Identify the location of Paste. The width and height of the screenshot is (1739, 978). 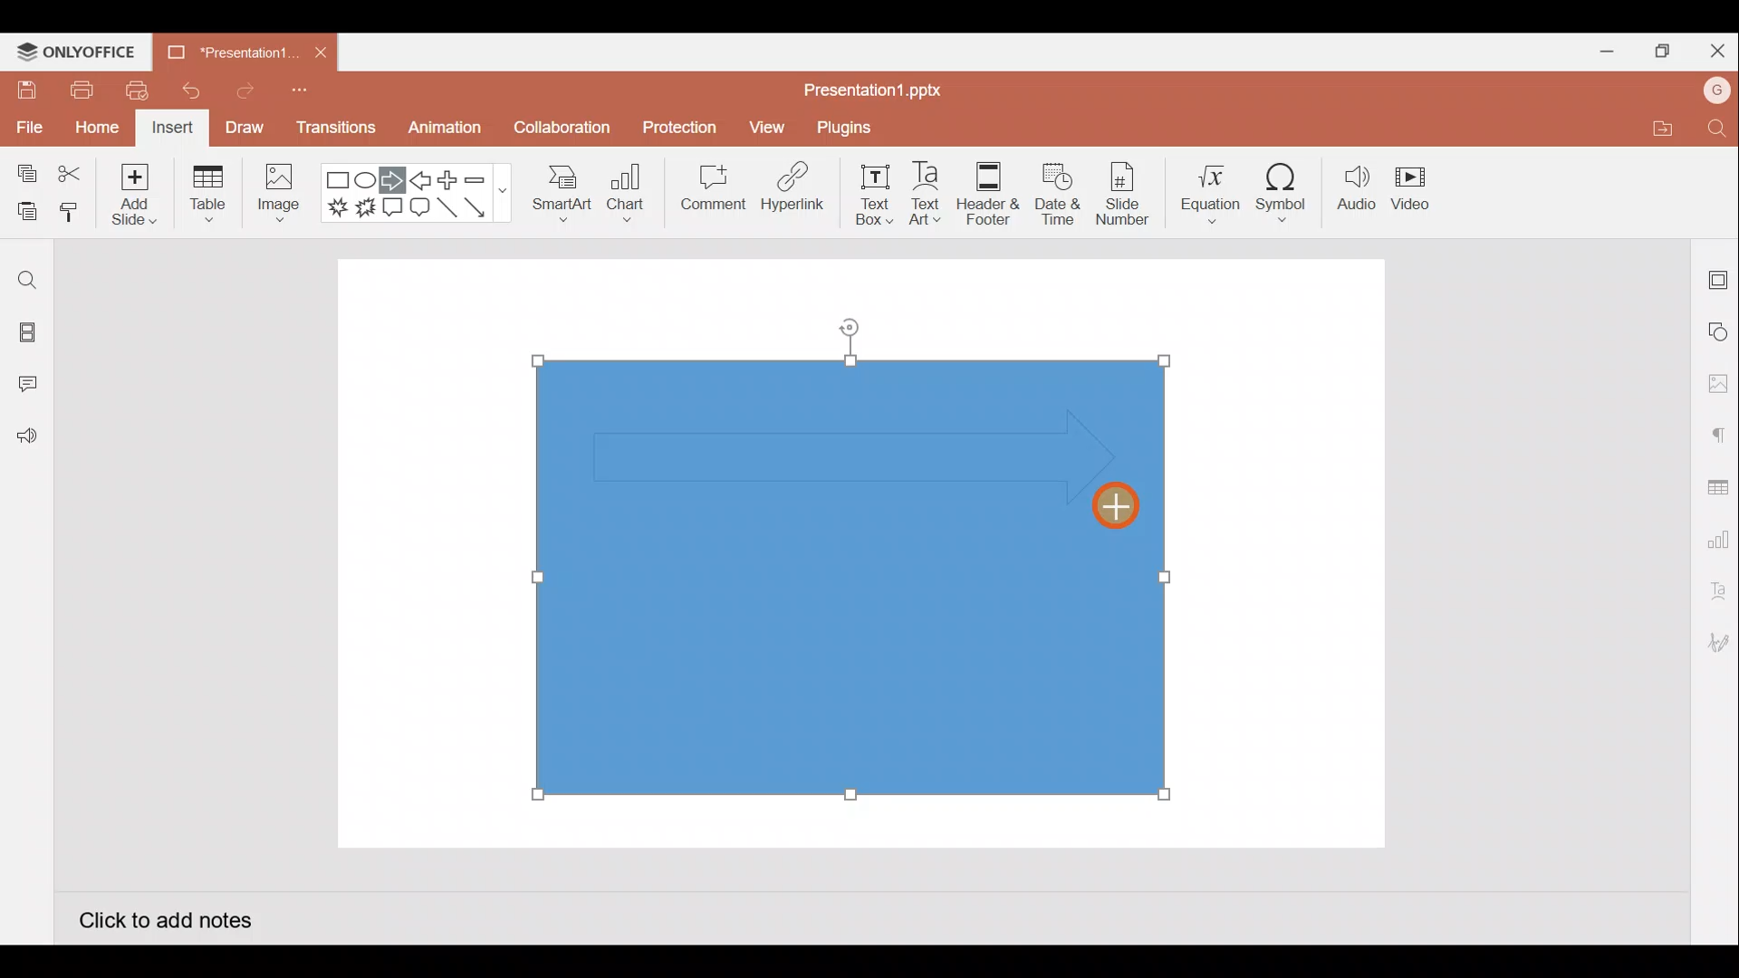
(23, 213).